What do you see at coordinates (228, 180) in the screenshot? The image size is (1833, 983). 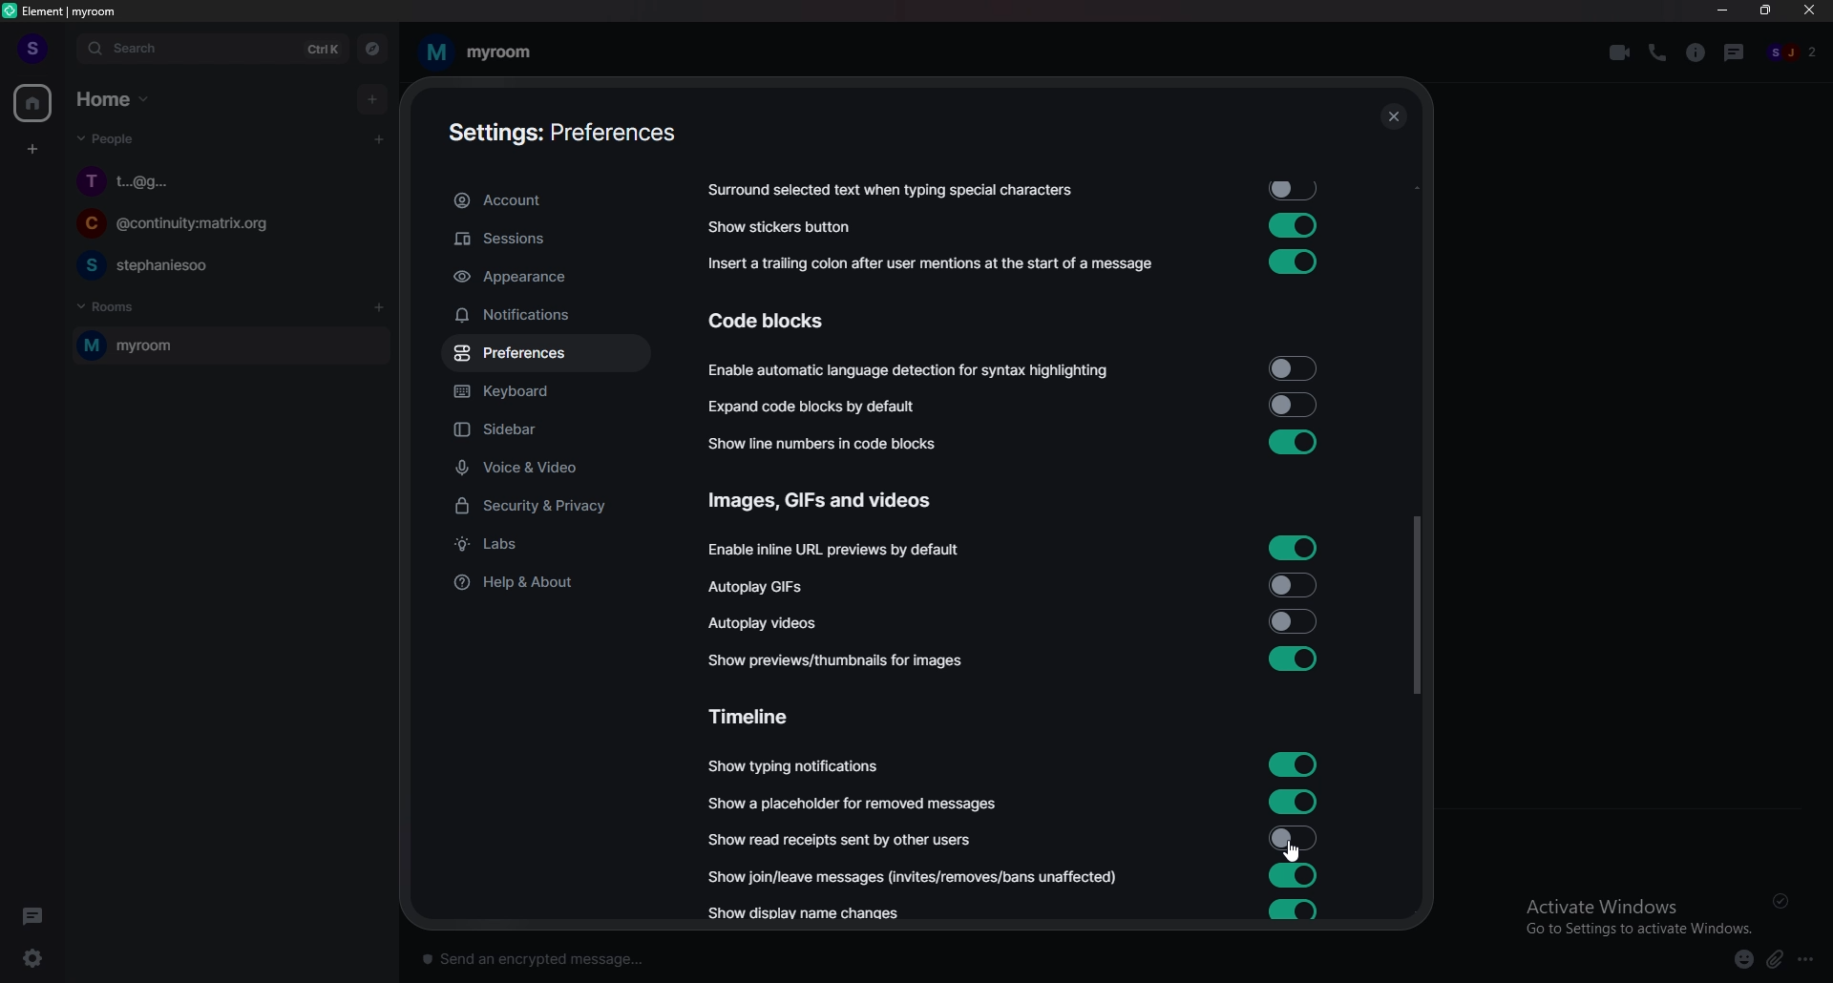 I see `chat` at bounding box center [228, 180].